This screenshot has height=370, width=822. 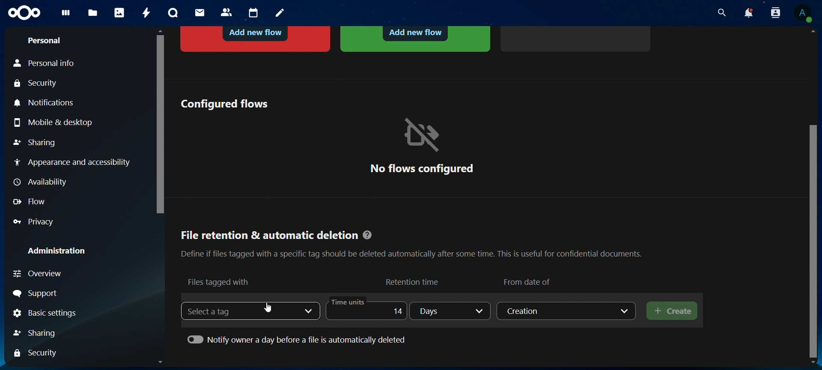 I want to click on privacy, so click(x=39, y=221).